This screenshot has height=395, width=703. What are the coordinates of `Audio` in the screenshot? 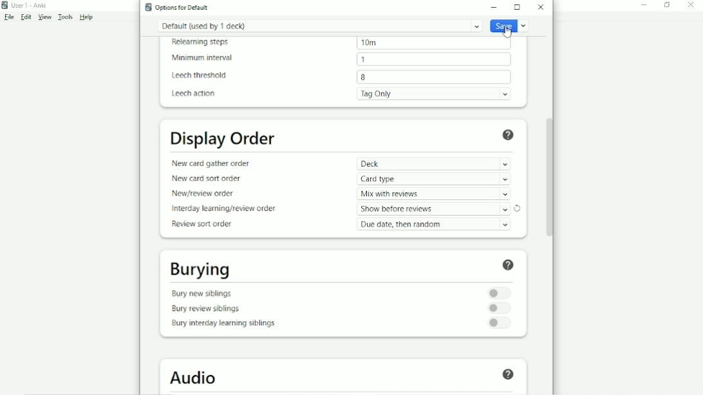 It's located at (194, 378).